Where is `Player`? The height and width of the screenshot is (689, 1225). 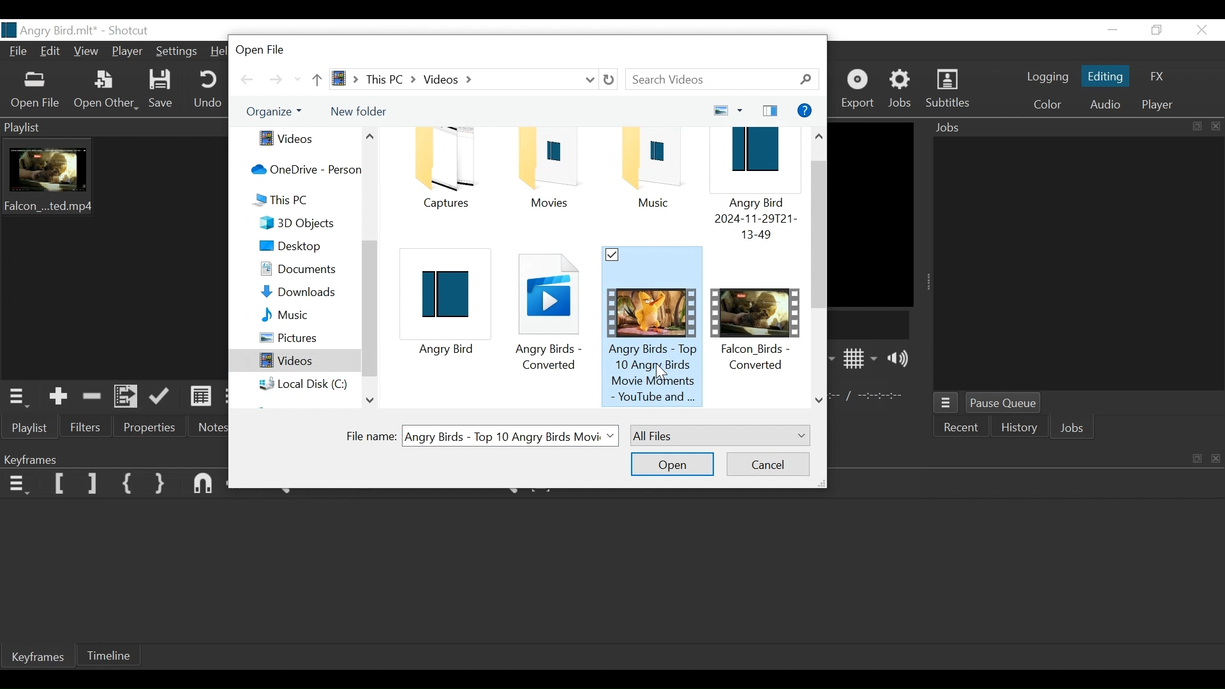 Player is located at coordinates (128, 52).